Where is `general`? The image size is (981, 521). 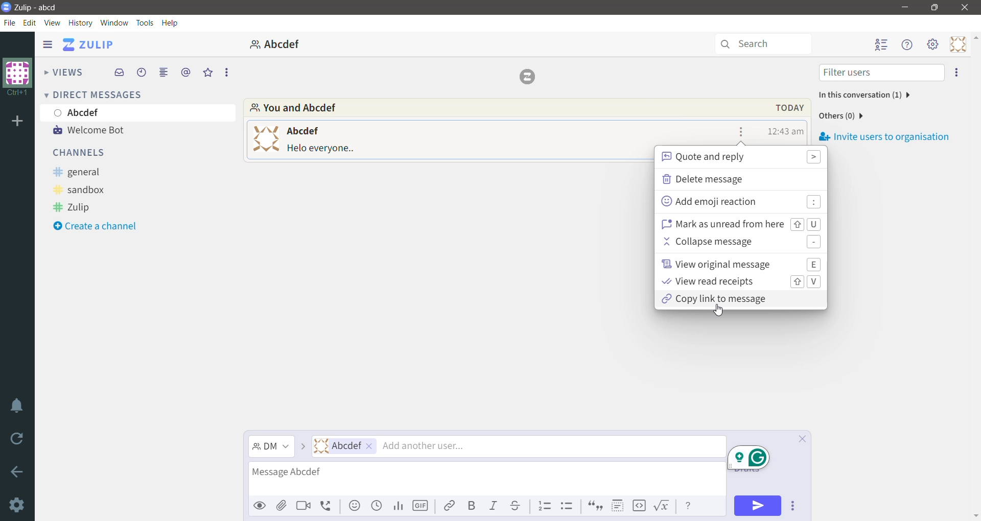
general is located at coordinates (84, 171).